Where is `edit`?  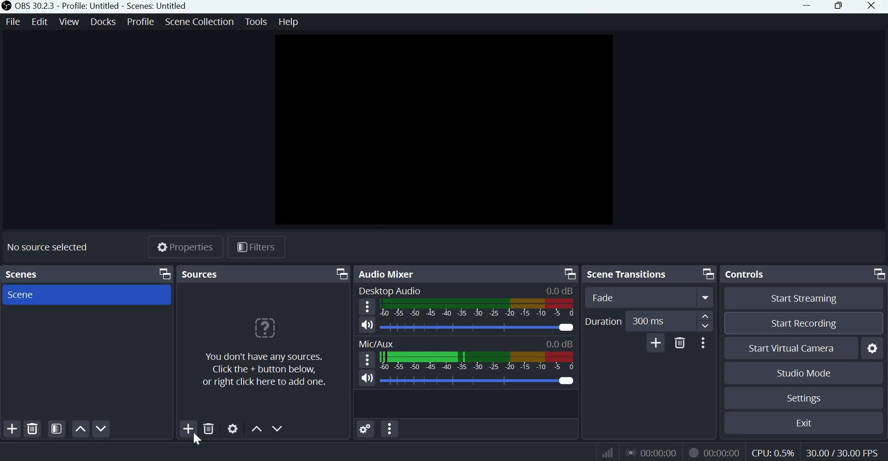 edit is located at coordinates (40, 21).